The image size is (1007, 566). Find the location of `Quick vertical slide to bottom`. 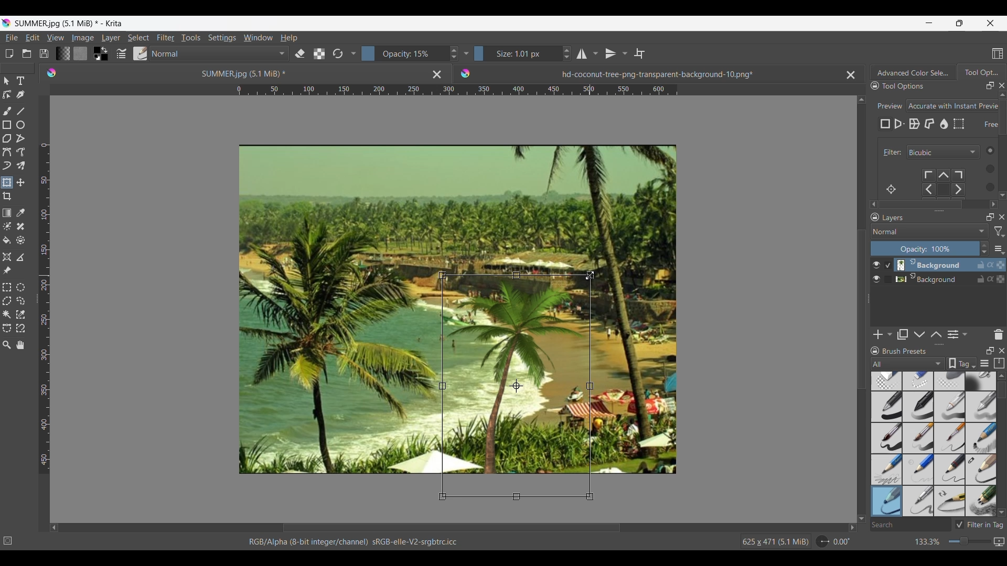

Quick vertical slide to bottom is located at coordinates (1002, 204).